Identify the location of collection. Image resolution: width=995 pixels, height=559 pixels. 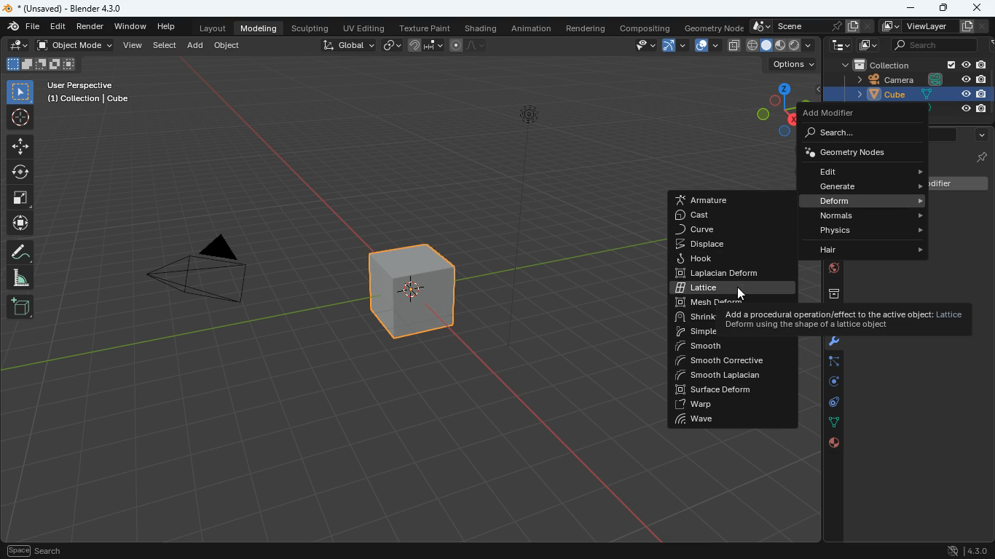
(912, 65).